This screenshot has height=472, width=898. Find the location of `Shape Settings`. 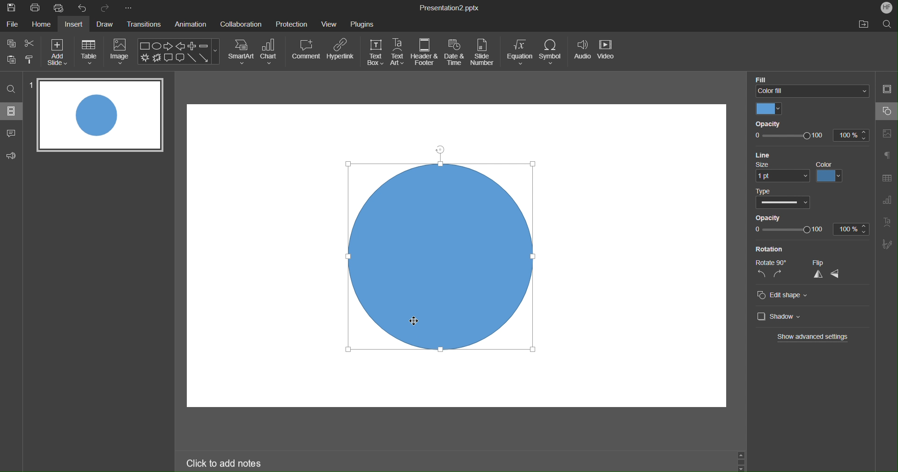

Shape Settings is located at coordinates (886, 111).